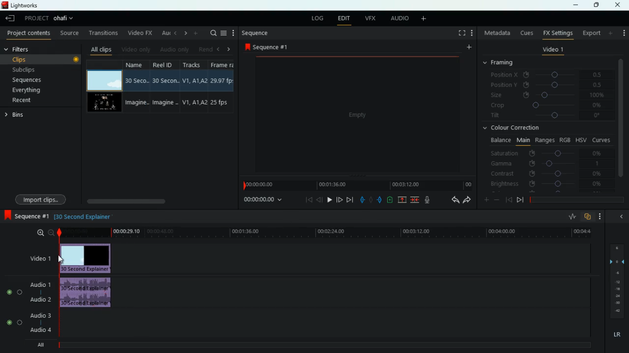 The width and height of the screenshot is (629, 353). What do you see at coordinates (575, 6) in the screenshot?
I see `minimize` at bounding box center [575, 6].